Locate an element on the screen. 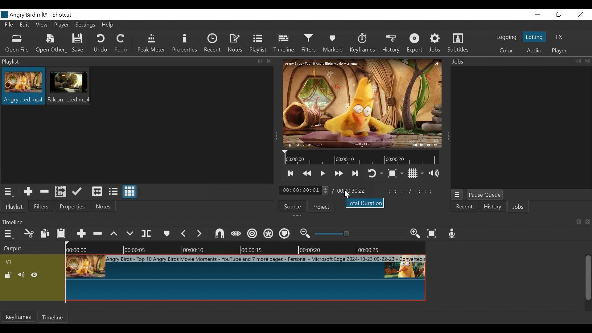 The height and width of the screenshot is (333, 592). Skip to the next point  is located at coordinates (356, 174).